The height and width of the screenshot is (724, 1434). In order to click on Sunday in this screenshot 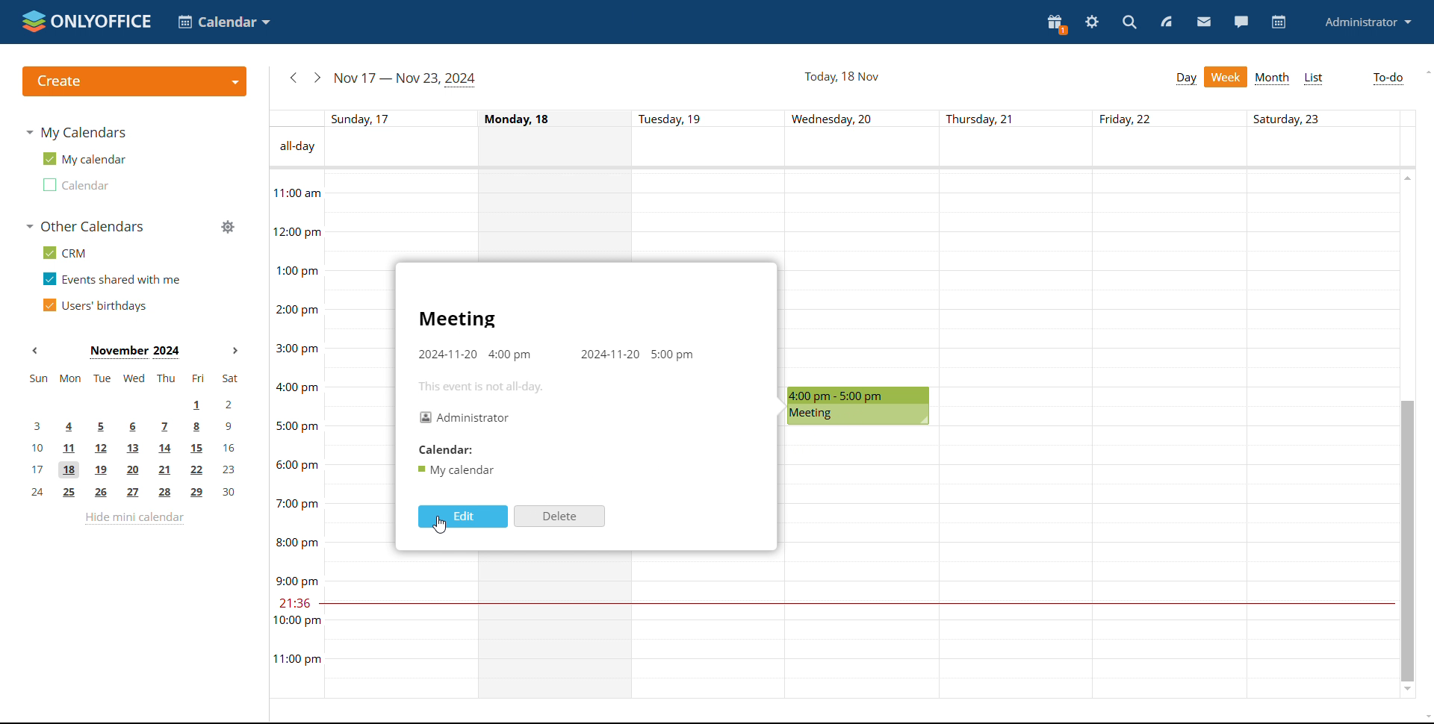, I will do `click(358, 434)`.